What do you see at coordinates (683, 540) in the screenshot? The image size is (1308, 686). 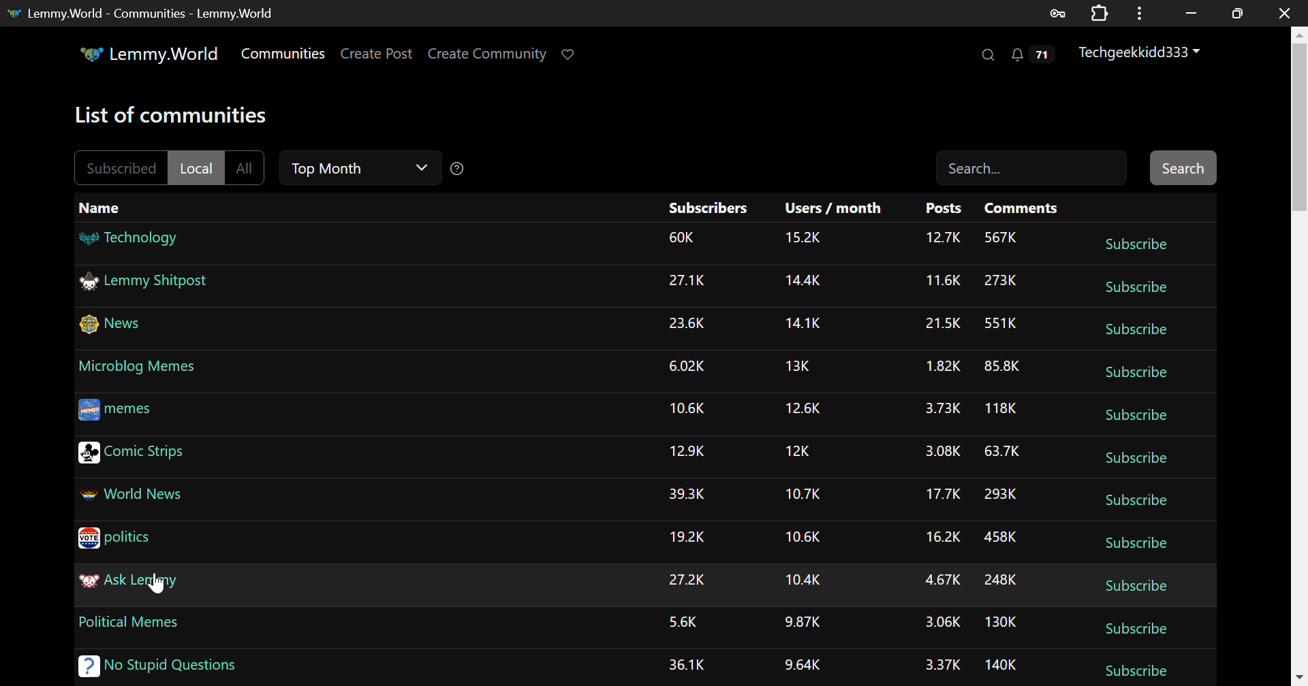 I see `Amount` at bounding box center [683, 540].